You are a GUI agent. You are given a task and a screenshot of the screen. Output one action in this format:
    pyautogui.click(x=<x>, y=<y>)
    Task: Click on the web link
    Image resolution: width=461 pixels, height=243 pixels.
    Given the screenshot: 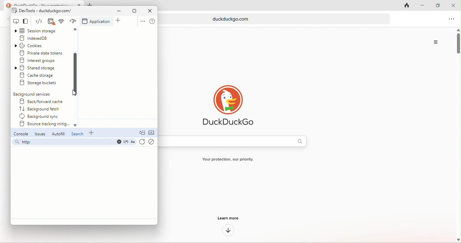 What is the action you would take?
    pyautogui.click(x=277, y=19)
    